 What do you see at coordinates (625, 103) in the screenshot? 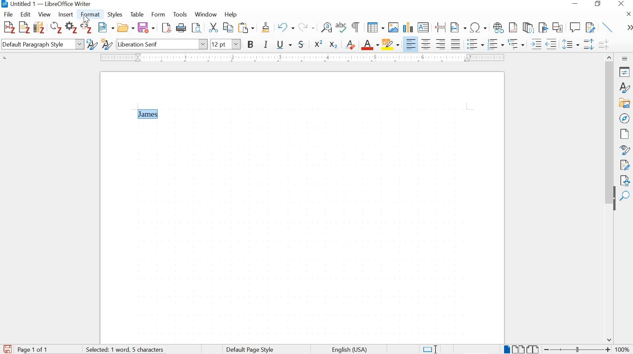
I see `gallery` at bounding box center [625, 103].